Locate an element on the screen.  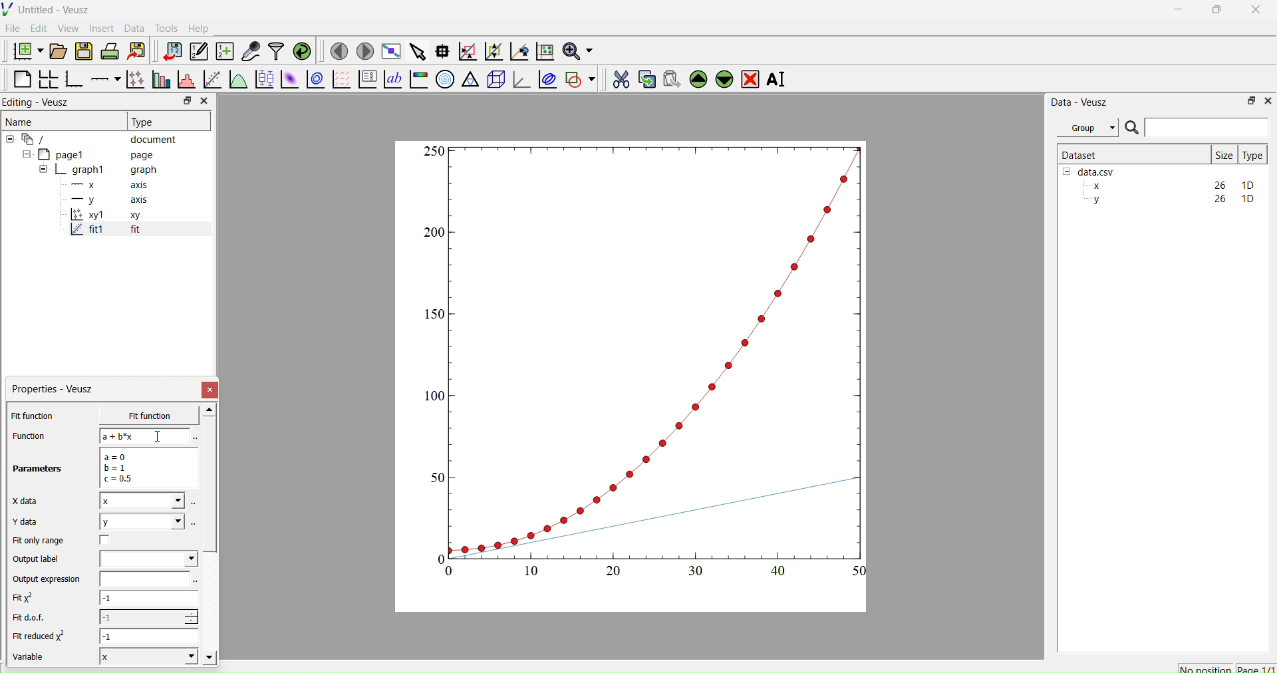
Arrange graphs in grid is located at coordinates (48, 80).